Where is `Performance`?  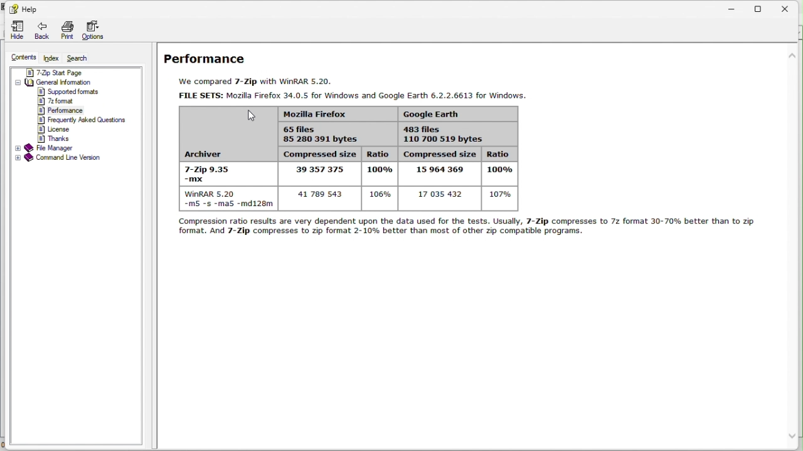 Performance is located at coordinates (60, 111).